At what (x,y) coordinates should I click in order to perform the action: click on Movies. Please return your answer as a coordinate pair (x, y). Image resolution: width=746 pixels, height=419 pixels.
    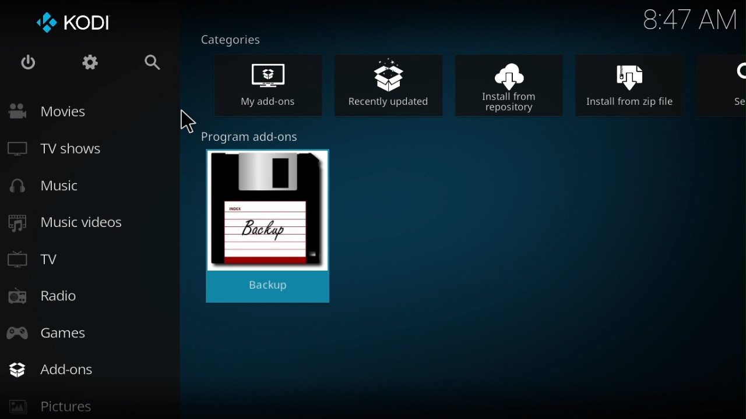
    Looking at the image, I should click on (75, 111).